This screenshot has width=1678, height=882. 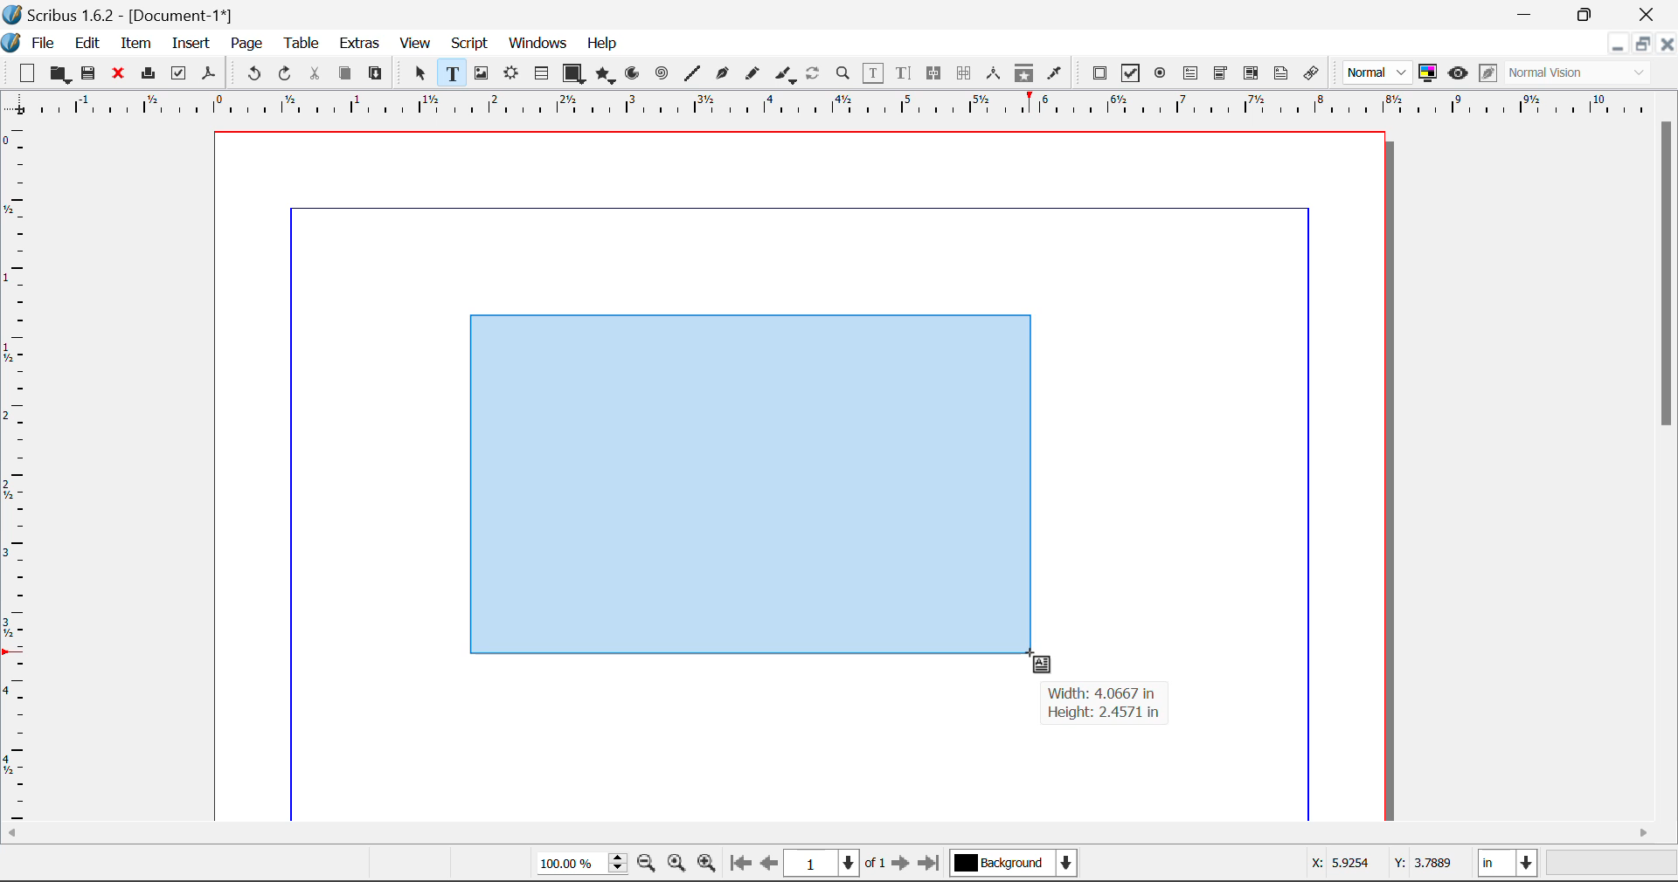 What do you see at coordinates (1099, 72) in the screenshot?
I see `Pdf Push Button` at bounding box center [1099, 72].